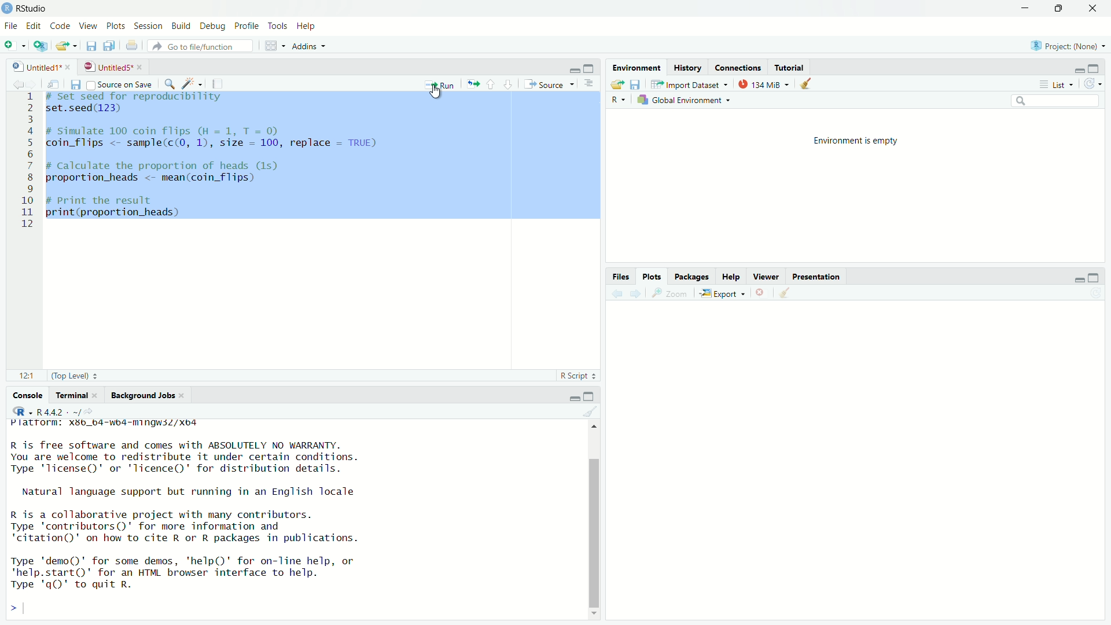  Describe the element at coordinates (141, 67) in the screenshot. I see `close` at that location.